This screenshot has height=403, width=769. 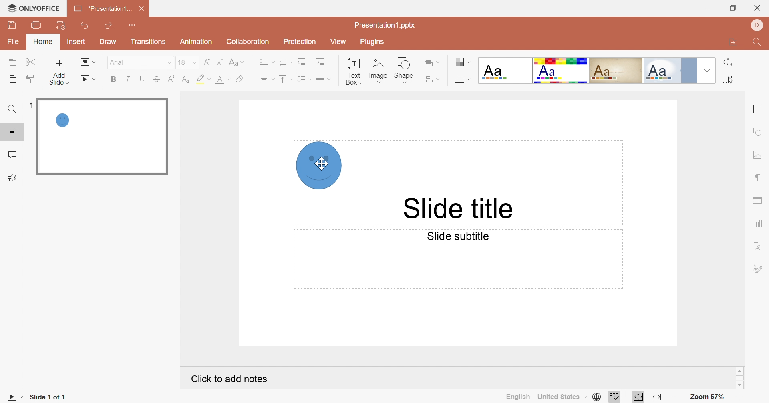 What do you see at coordinates (110, 26) in the screenshot?
I see `Redo` at bounding box center [110, 26].